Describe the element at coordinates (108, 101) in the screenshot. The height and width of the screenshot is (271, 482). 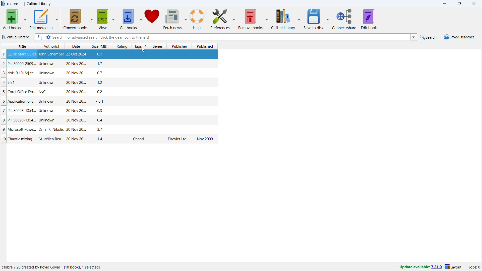
I see `one book entry` at that location.